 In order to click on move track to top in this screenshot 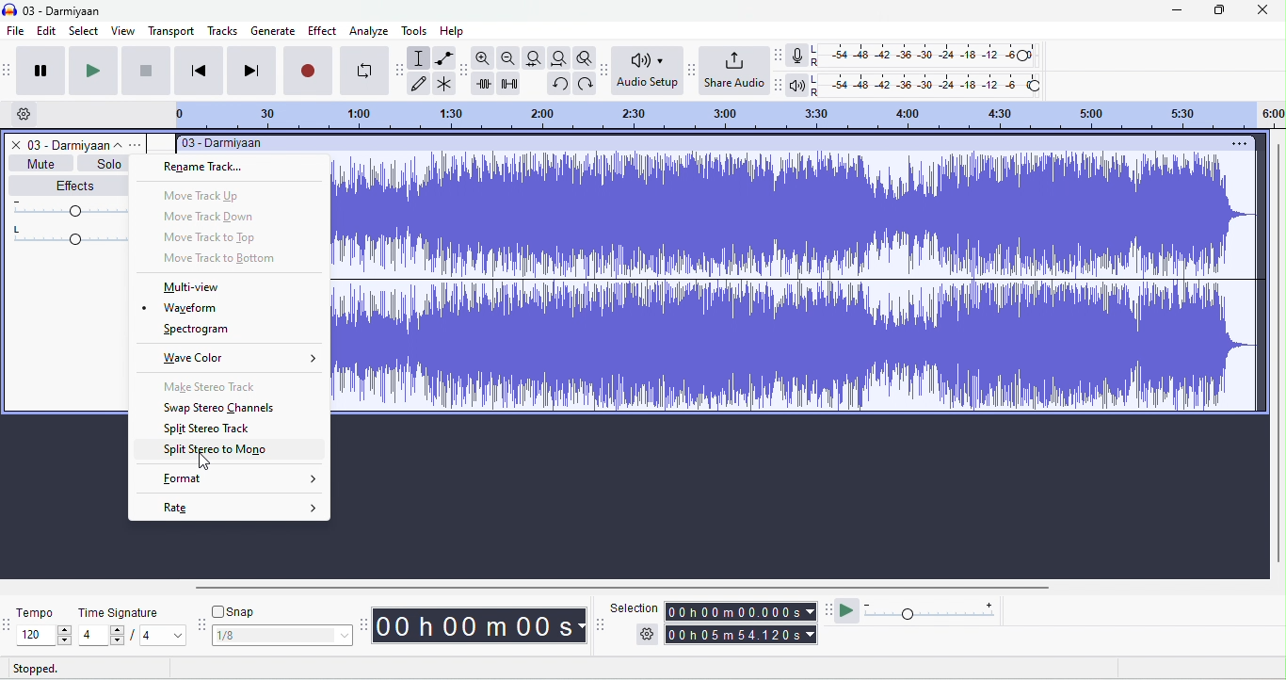, I will do `click(235, 238)`.